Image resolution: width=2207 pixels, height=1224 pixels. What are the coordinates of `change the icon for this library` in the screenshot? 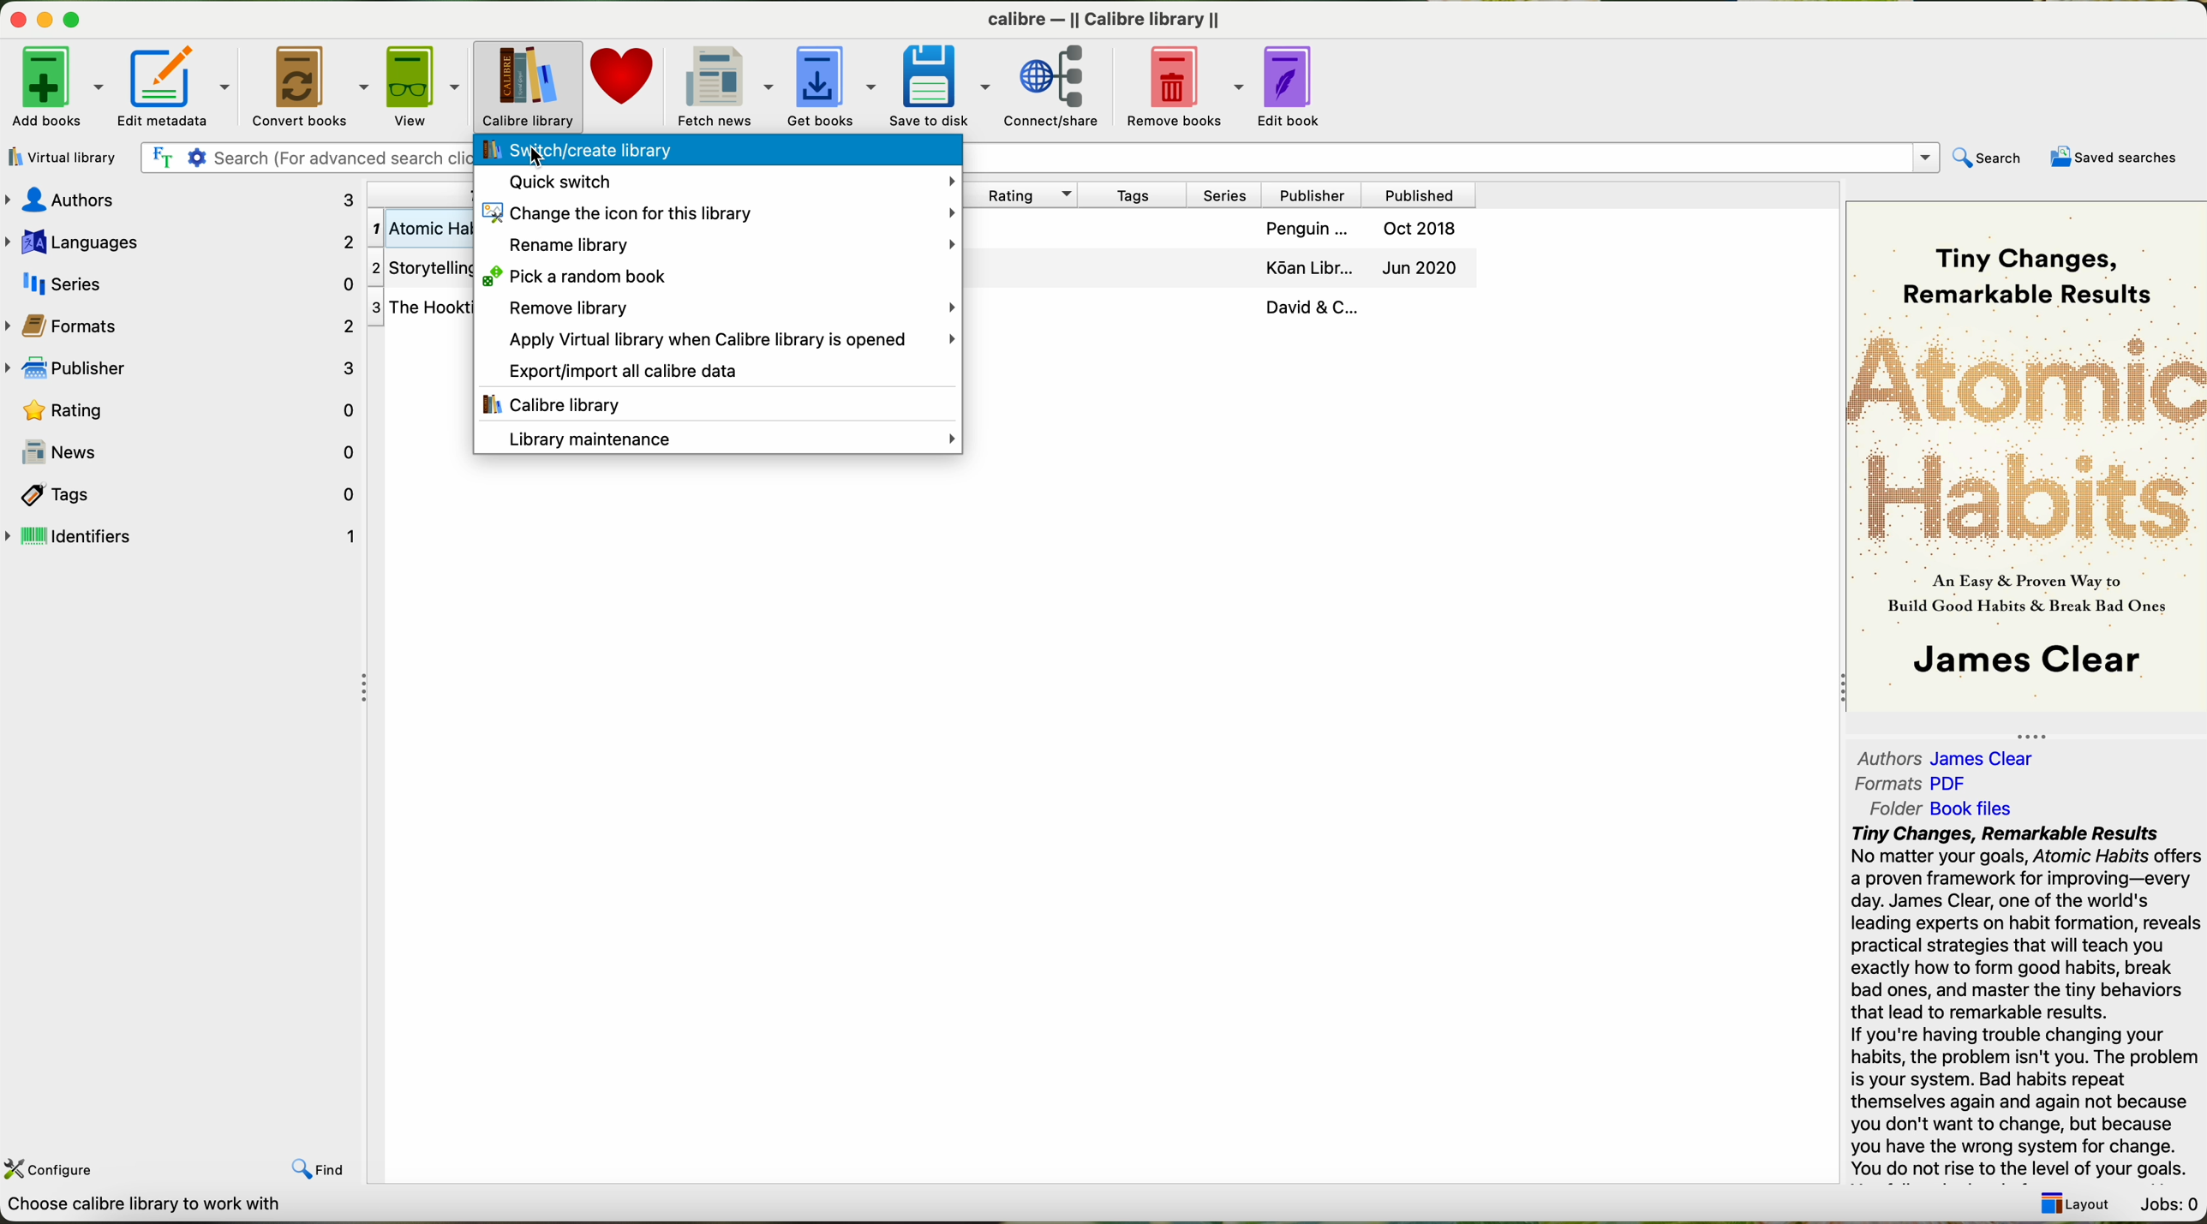 It's located at (717, 214).